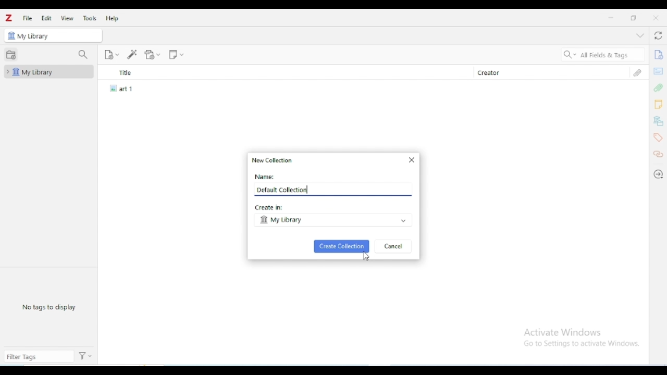 Image resolution: width=667 pixels, height=375 pixels. I want to click on creator, so click(544, 72).